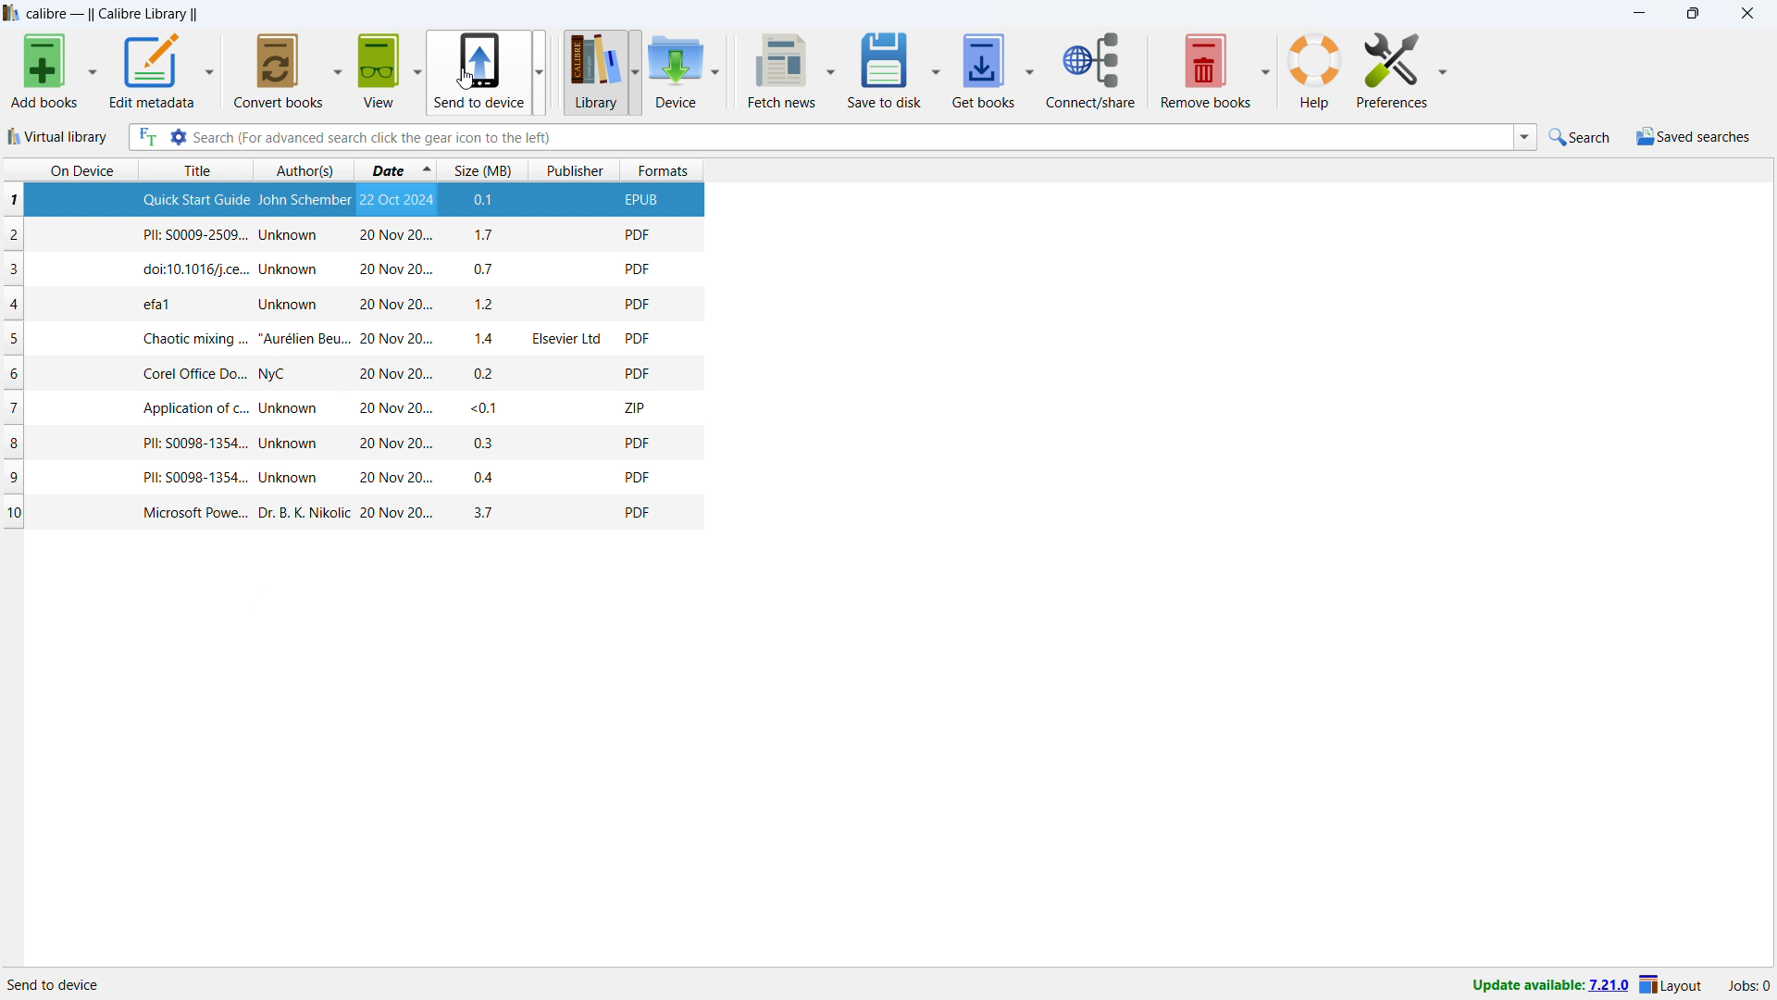 Image resolution: width=1777 pixels, height=1000 pixels. What do you see at coordinates (594, 70) in the screenshot?
I see `library ` at bounding box center [594, 70].